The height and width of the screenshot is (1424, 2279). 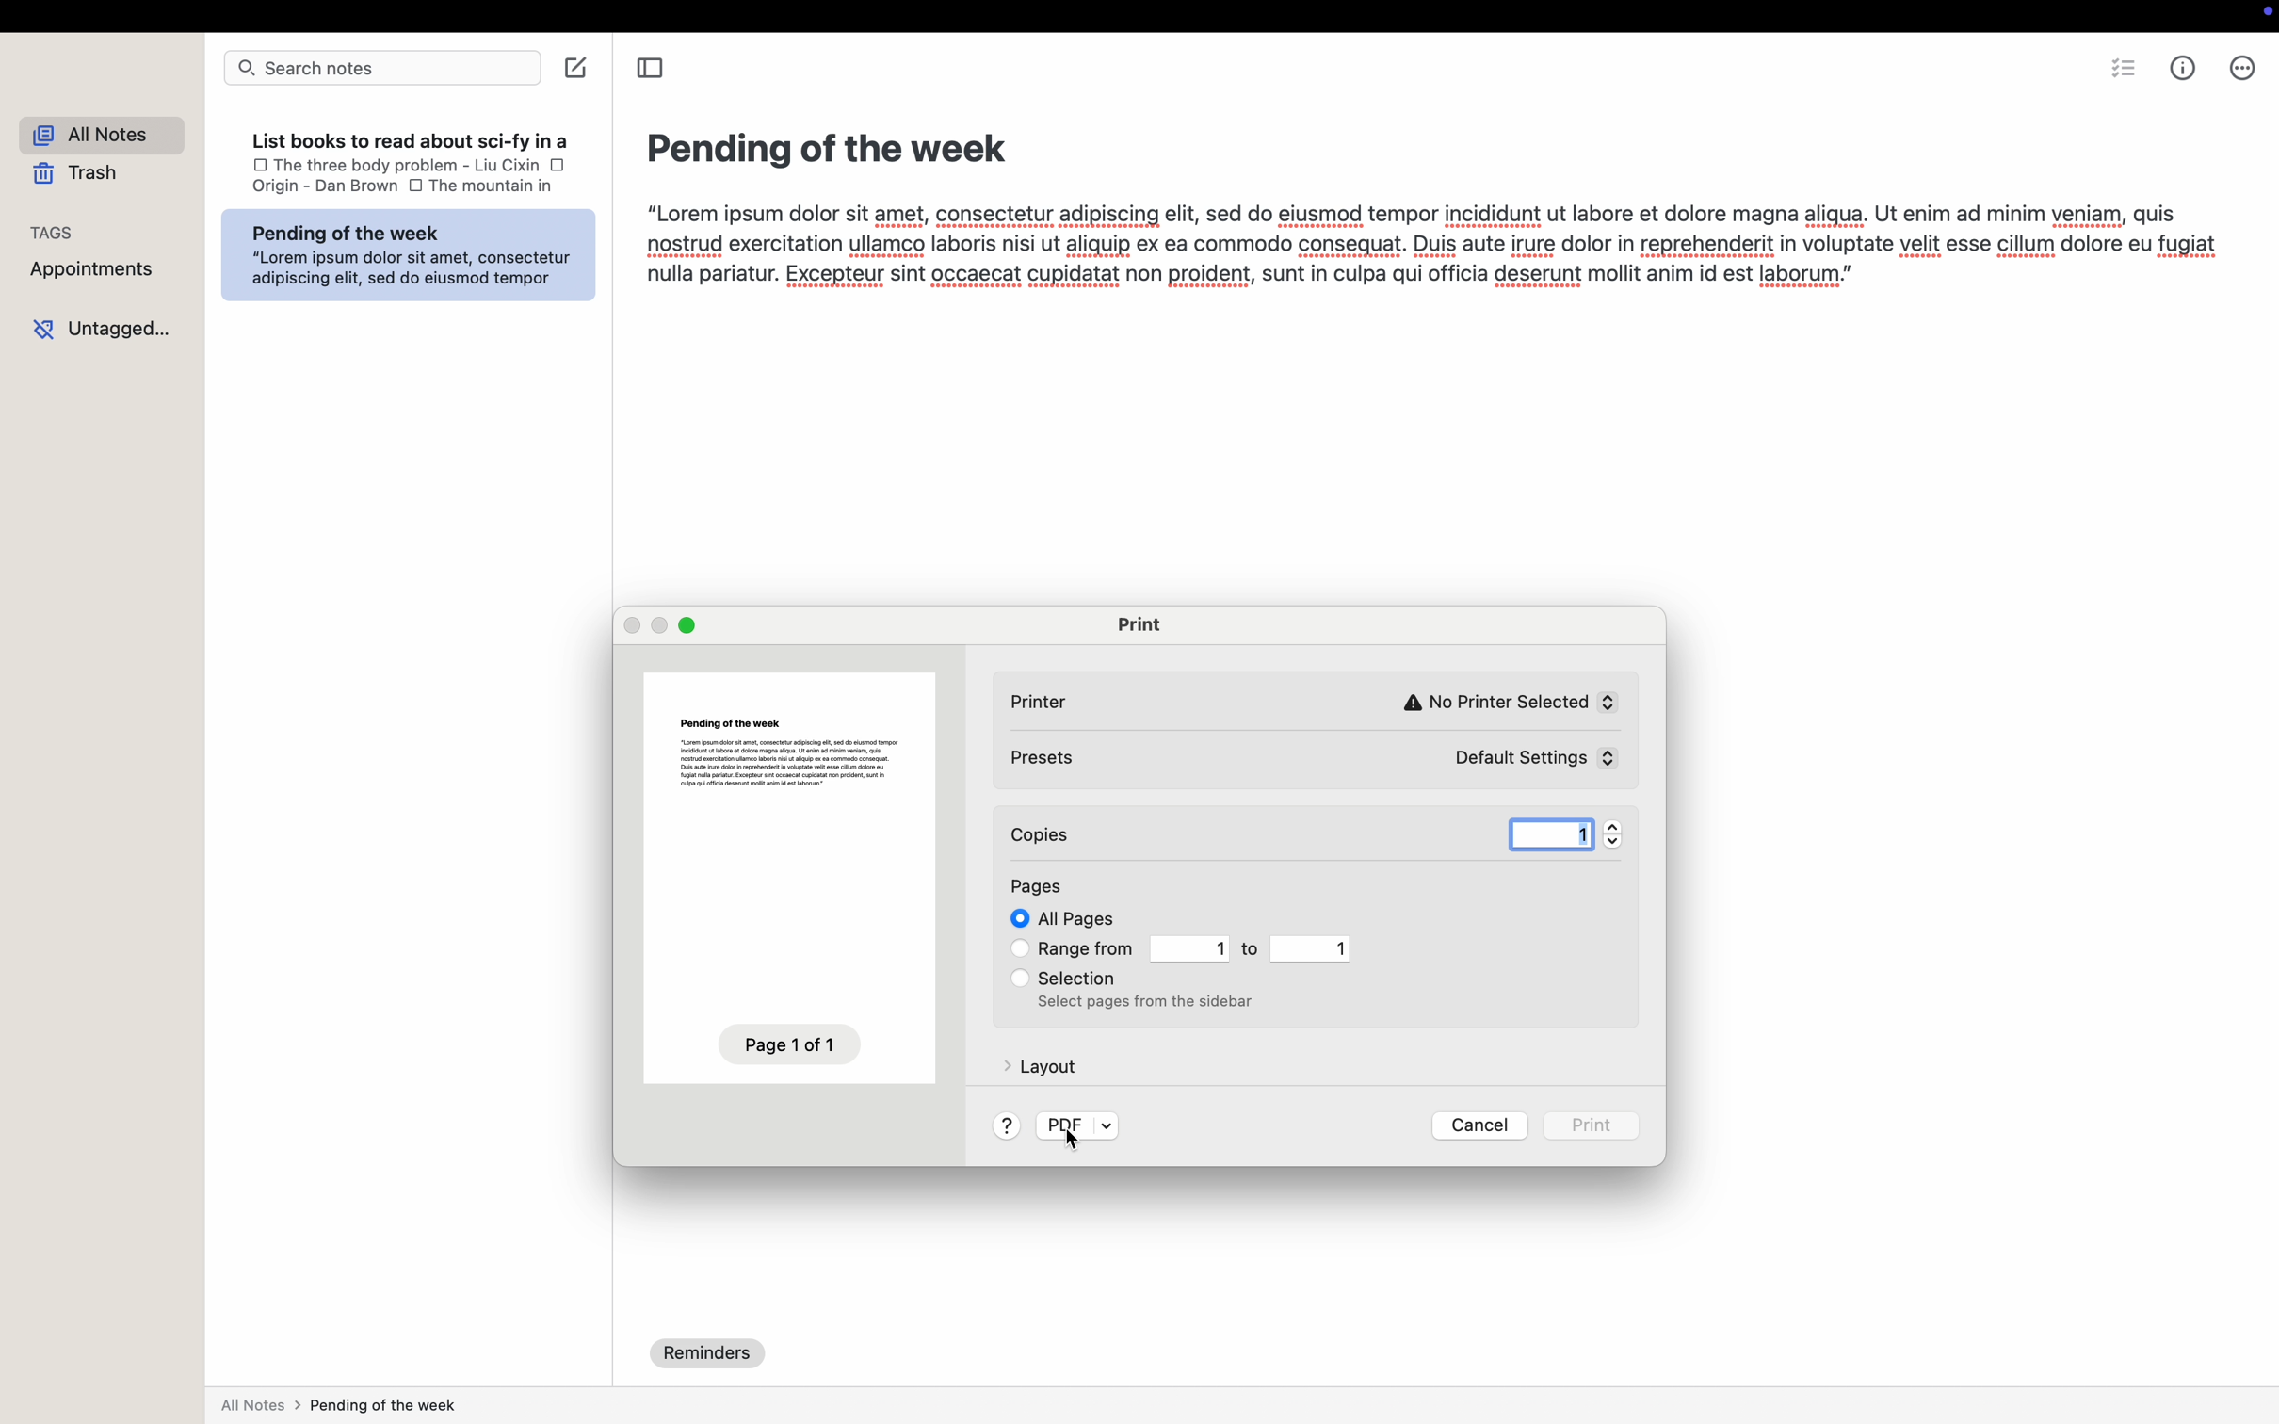 What do you see at coordinates (382, 69) in the screenshot?
I see `search bar` at bounding box center [382, 69].